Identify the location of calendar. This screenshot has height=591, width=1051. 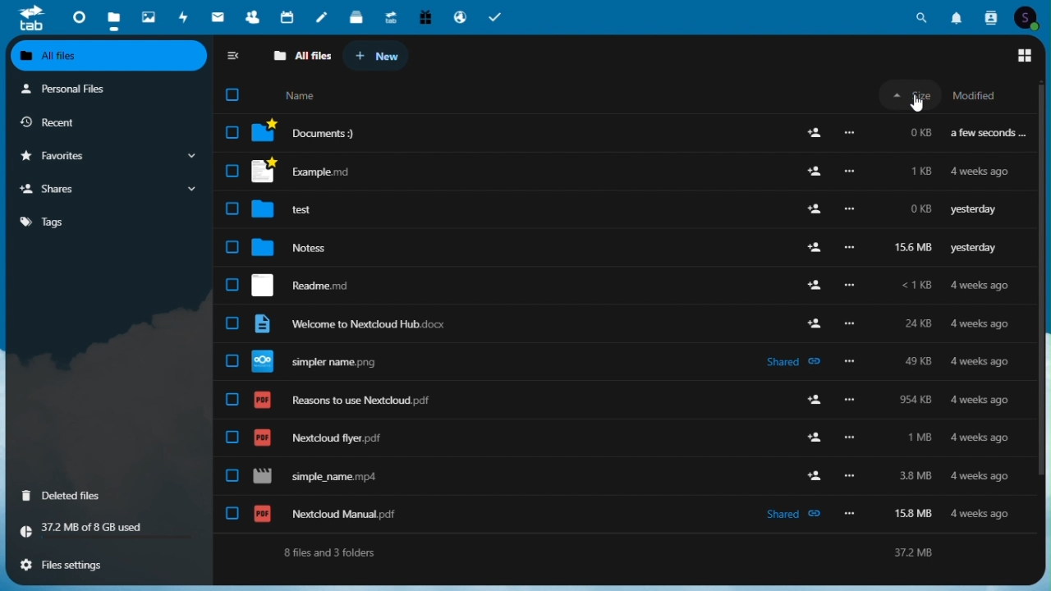
(289, 16).